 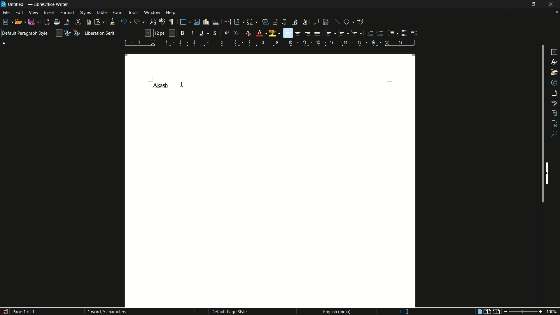 I want to click on page number, so click(x=21, y=311).